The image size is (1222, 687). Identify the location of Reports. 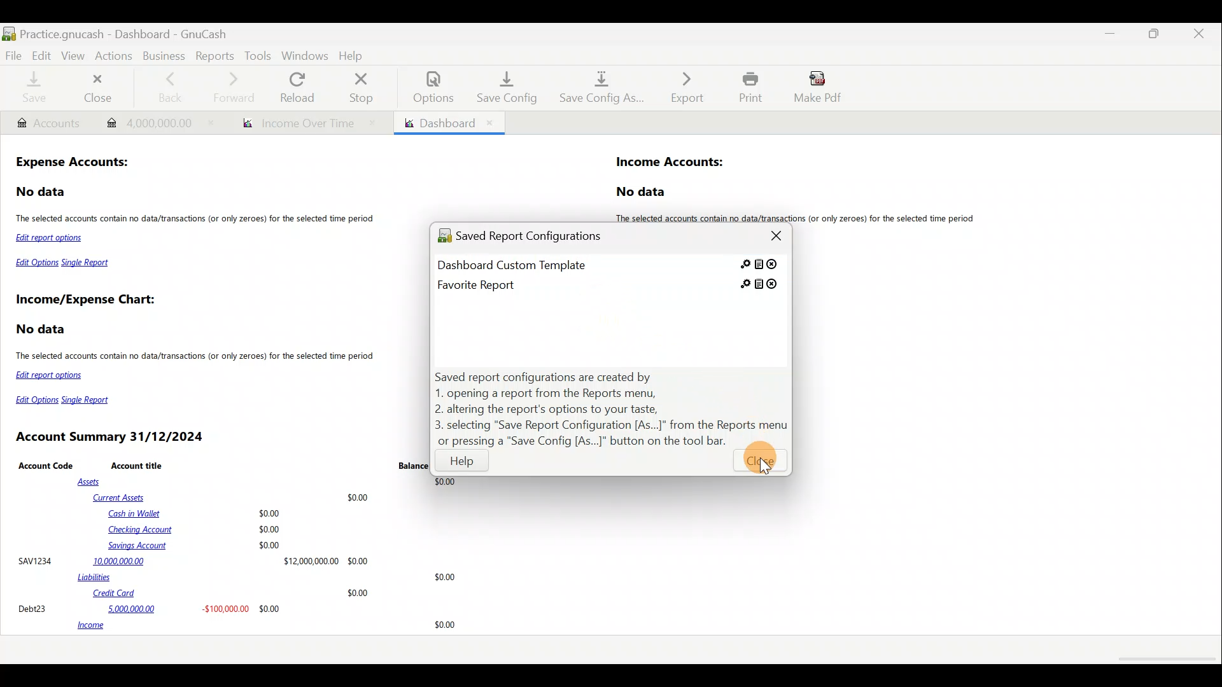
(213, 55).